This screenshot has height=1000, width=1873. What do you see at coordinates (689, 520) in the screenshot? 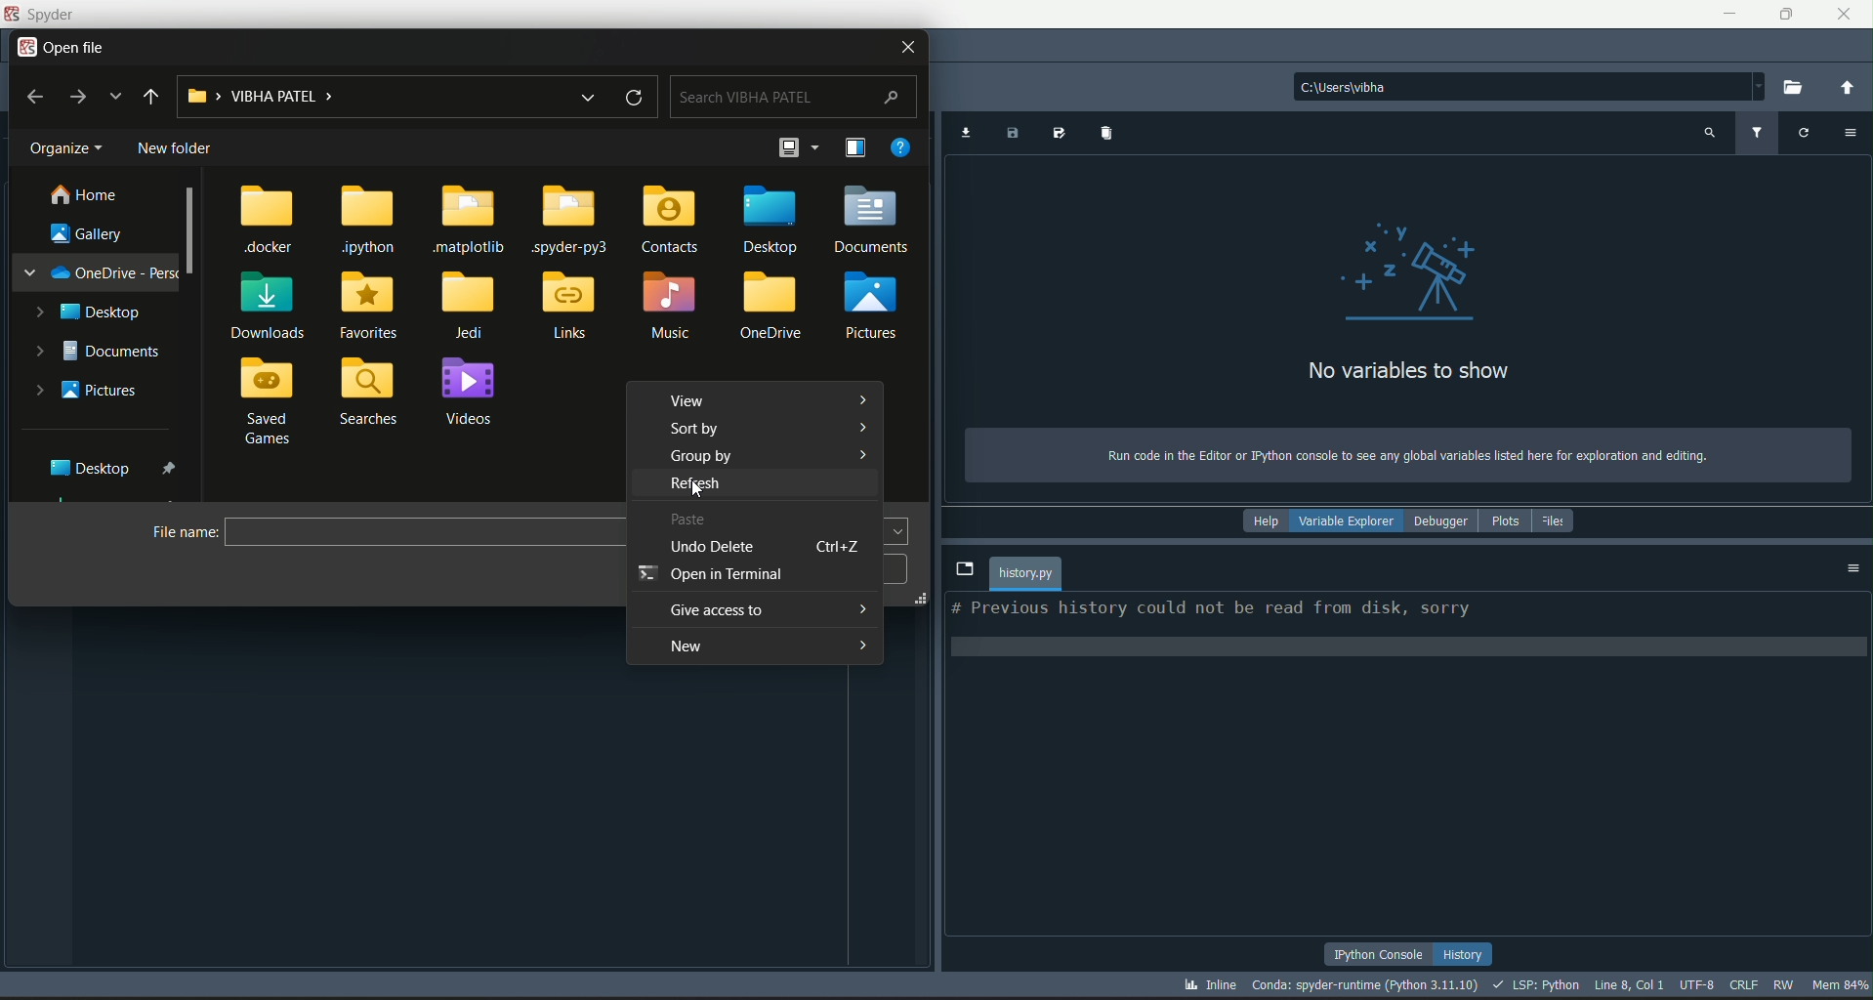
I see `paste` at bounding box center [689, 520].